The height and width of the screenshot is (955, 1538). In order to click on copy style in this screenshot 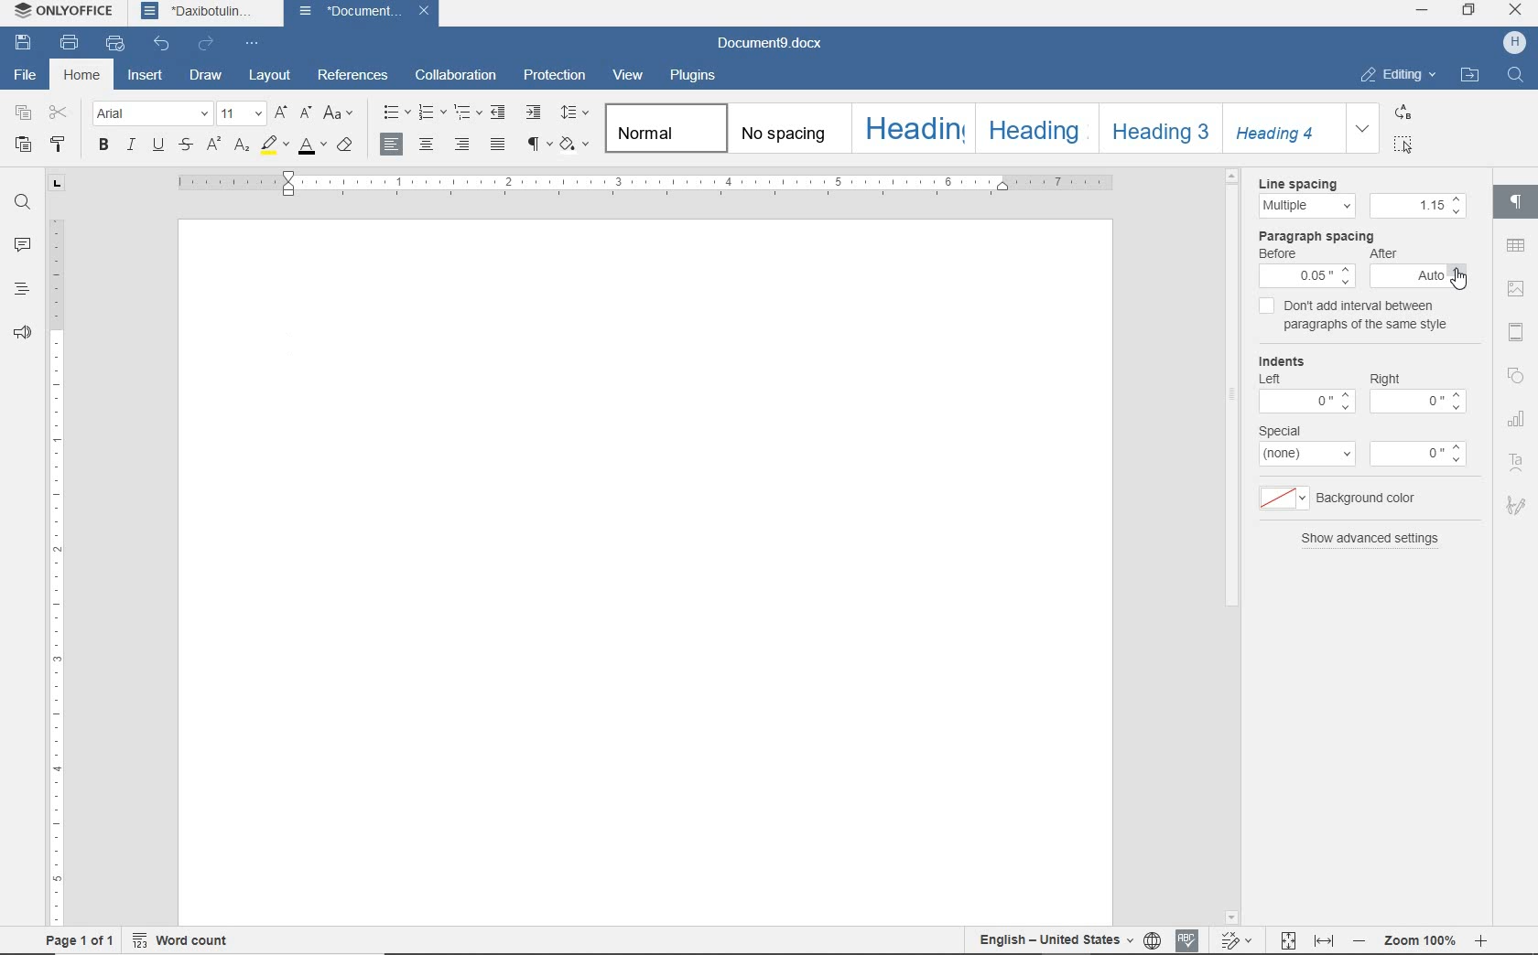, I will do `click(61, 145)`.